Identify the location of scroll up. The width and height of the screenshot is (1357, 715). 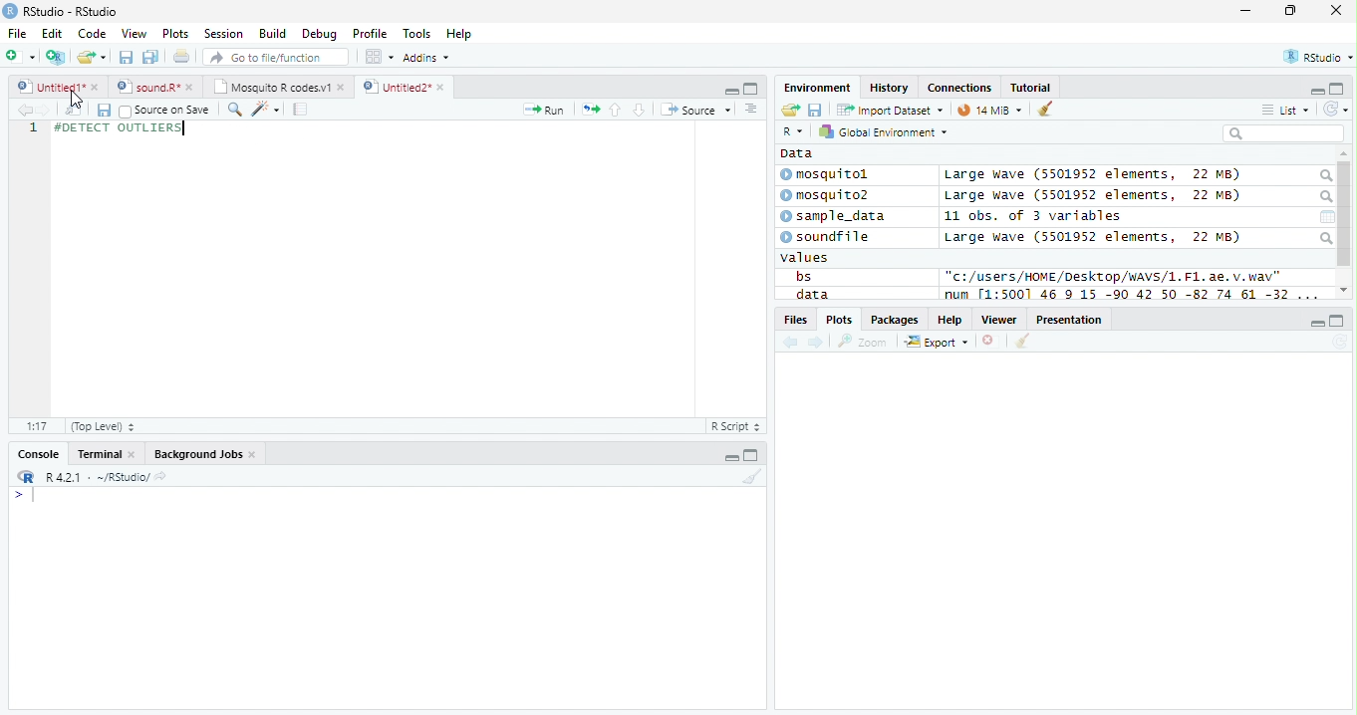
(1344, 154).